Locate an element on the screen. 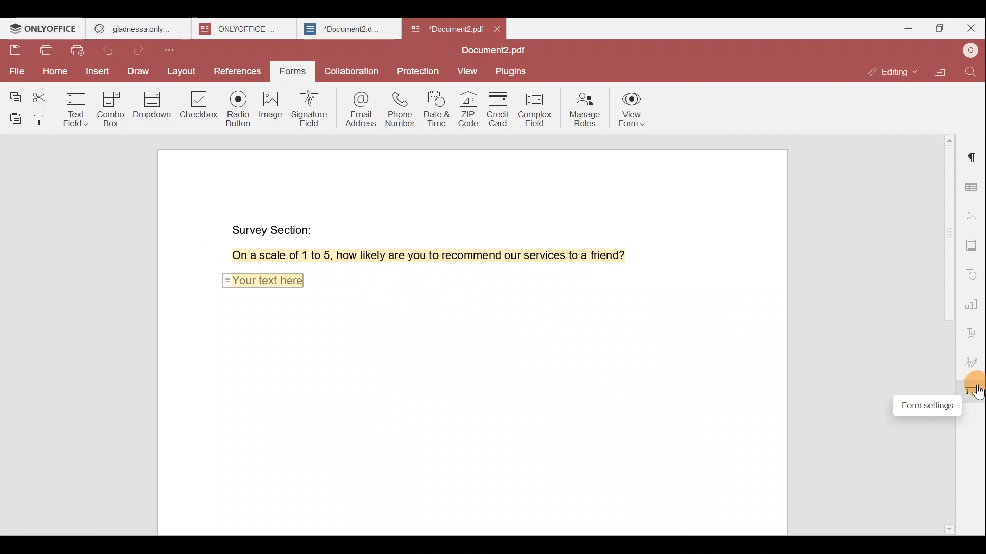 The width and height of the screenshot is (986, 554). Signature field is located at coordinates (308, 108).